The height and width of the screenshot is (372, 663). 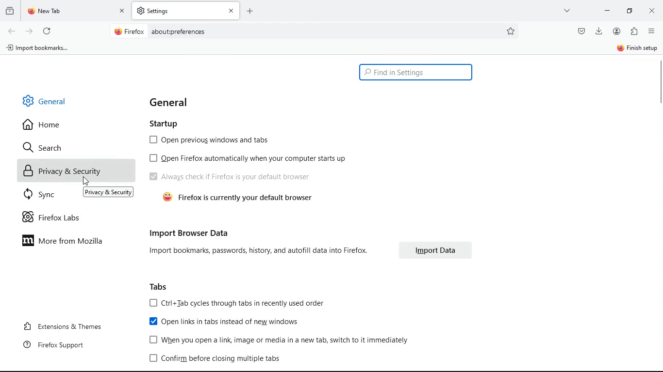 What do you see at coordinates (259, 250) in the screenshot?
I see `Import bookmarks, passwords, history, and autofill data into Firefox.` at bounding box center [259, 250].